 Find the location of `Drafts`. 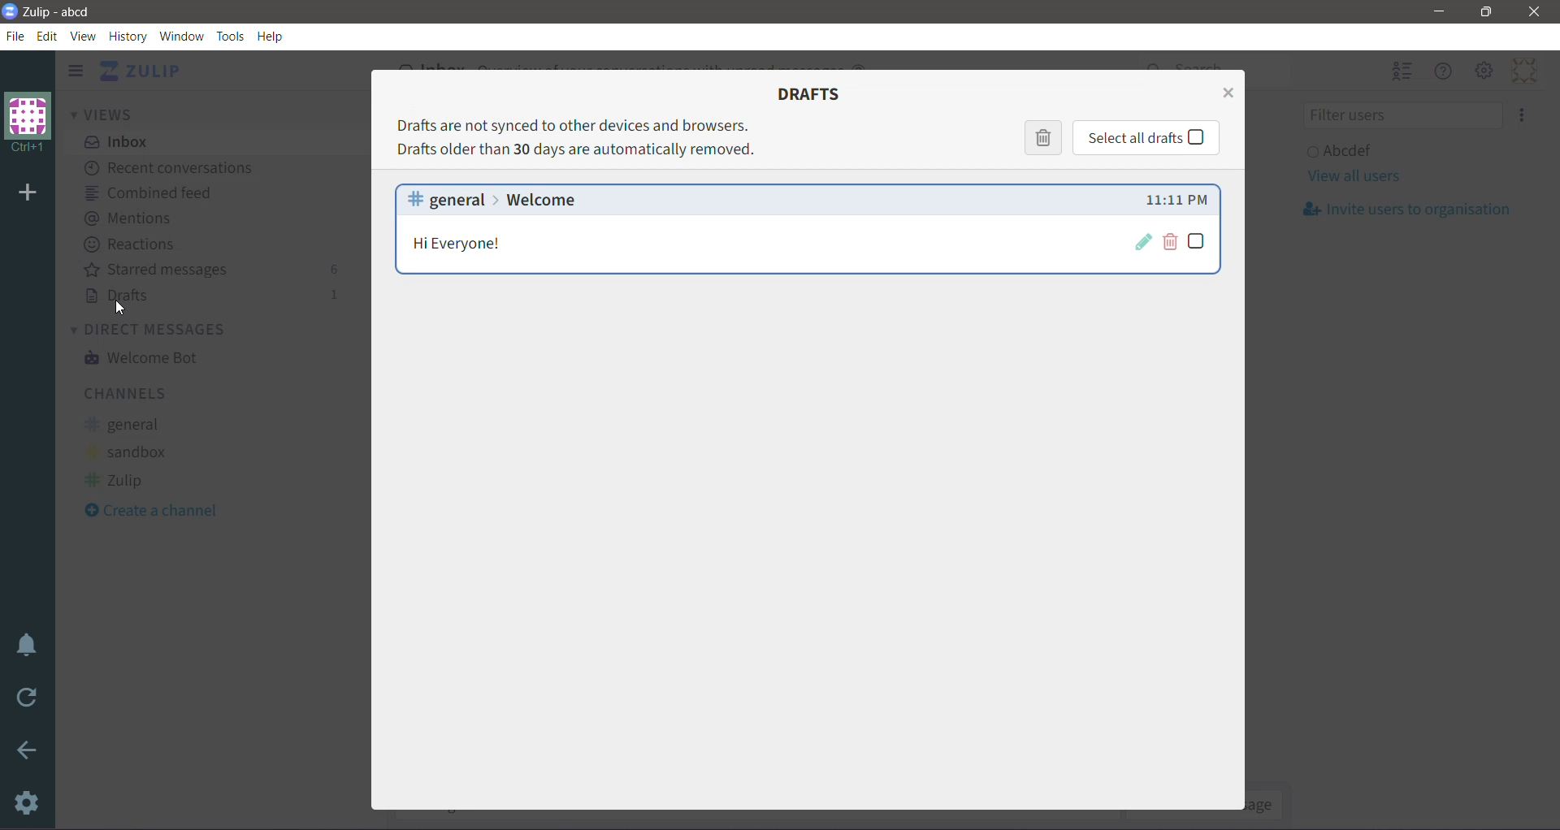

Drafts is located at coordinates (124, 296).